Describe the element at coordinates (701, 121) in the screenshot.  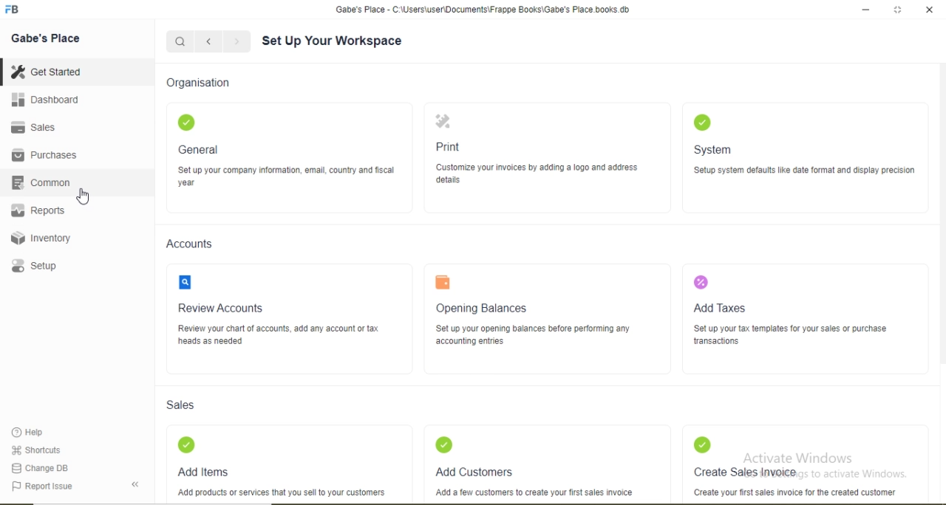
I see `Logo` at that location.